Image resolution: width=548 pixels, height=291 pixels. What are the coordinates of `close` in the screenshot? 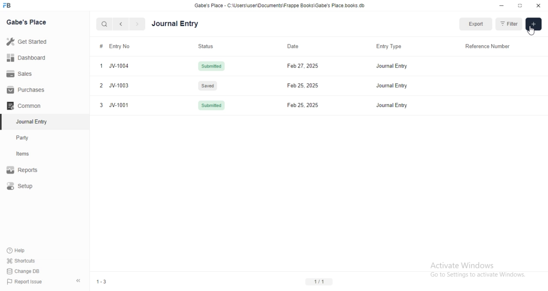 It's located at (539, 6).